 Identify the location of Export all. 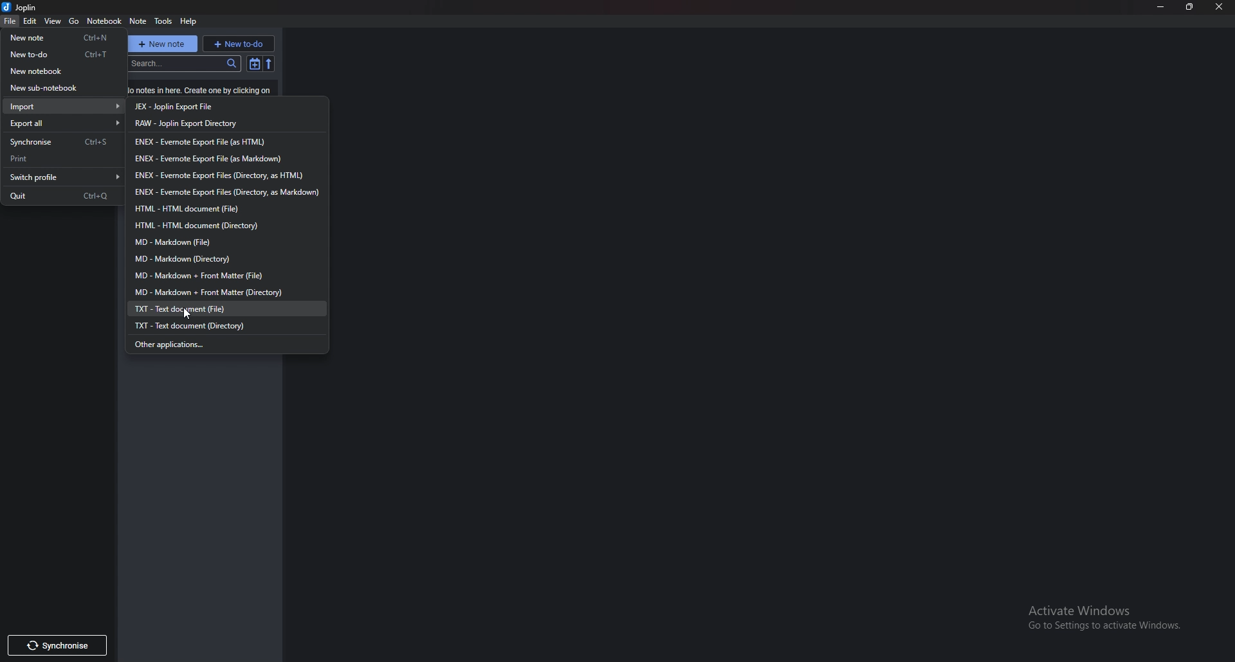
(64, 123).